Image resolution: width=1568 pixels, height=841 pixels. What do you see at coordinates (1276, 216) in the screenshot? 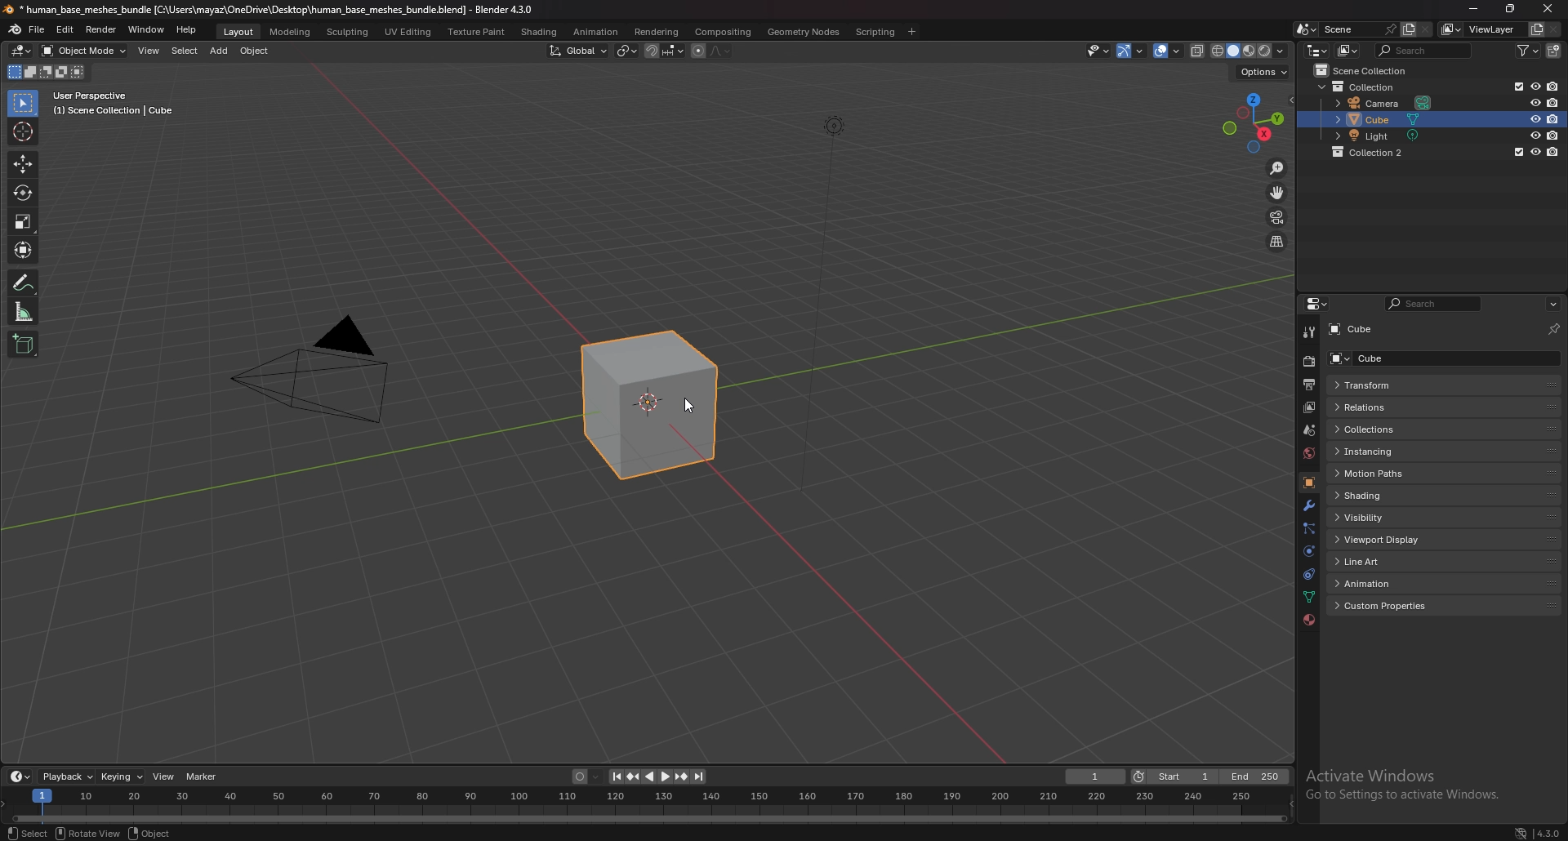
I see `camera view` at bounding box center [1276, 216].